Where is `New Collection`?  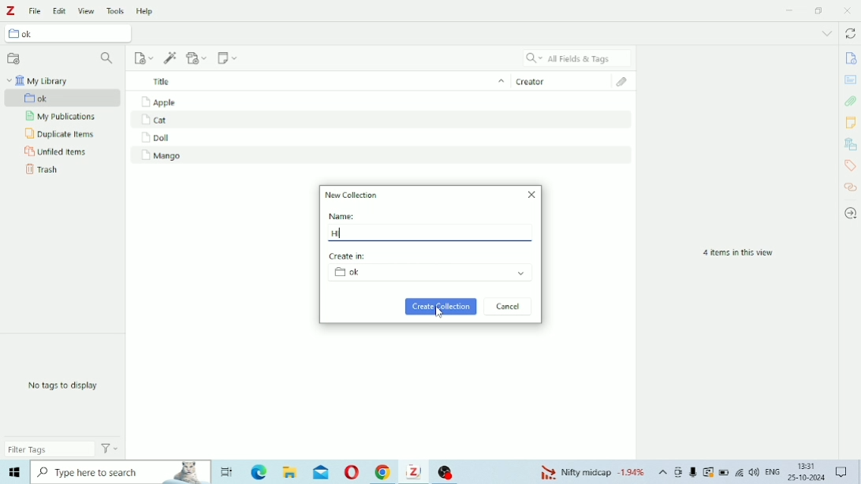 New Collection is located at coordinates (353, 194).